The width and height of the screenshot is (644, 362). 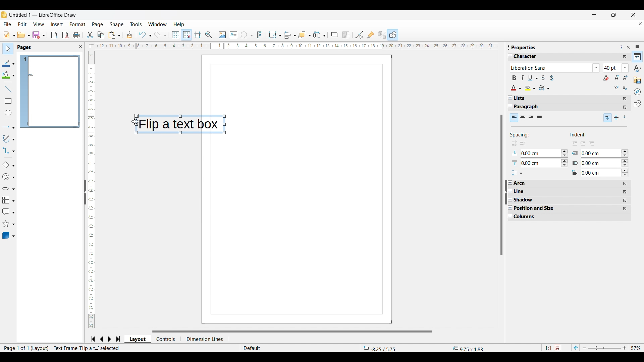 What do you see at coordinates (617, 87) in the screenshot?
I see `Super script ` at bounding box center [617, 87].